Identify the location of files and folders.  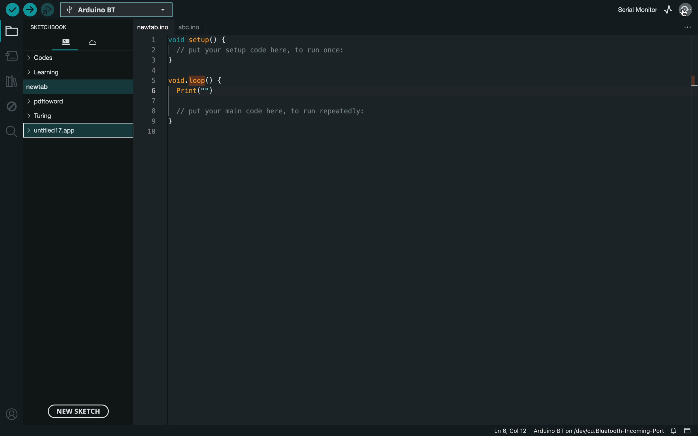
(78, 98).